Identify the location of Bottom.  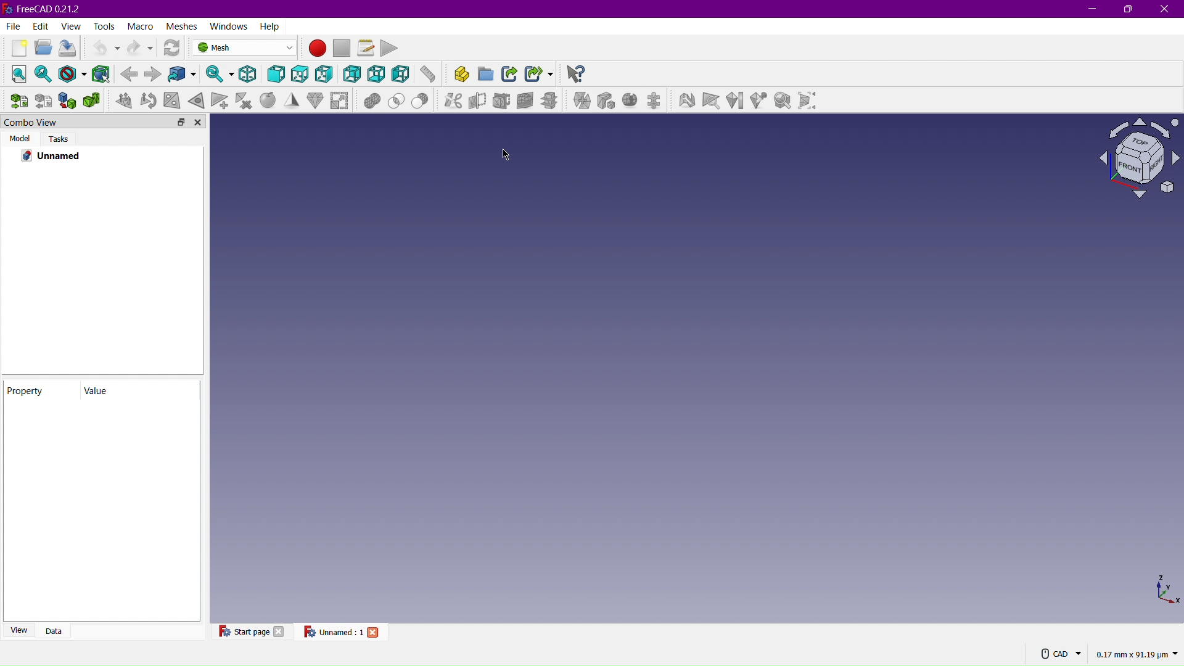
(378, 75).